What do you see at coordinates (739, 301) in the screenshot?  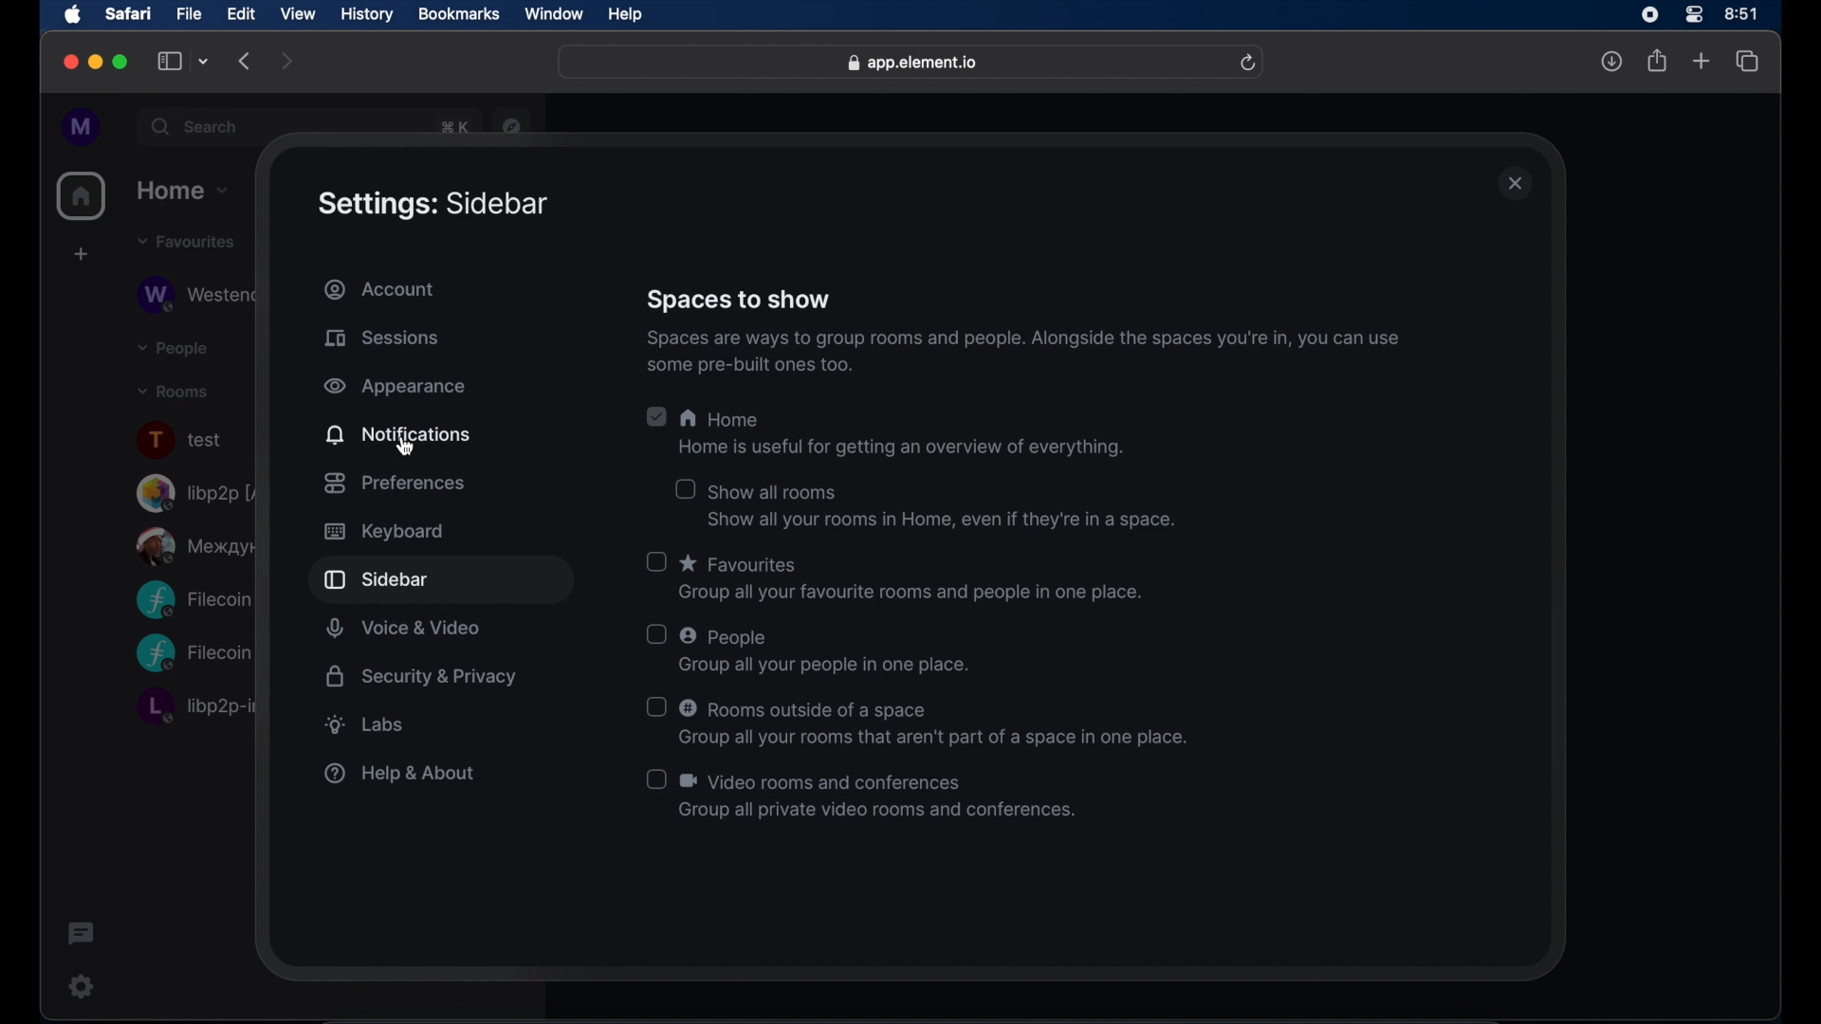 I see `spaces to show` at bounding box center [739, 301].